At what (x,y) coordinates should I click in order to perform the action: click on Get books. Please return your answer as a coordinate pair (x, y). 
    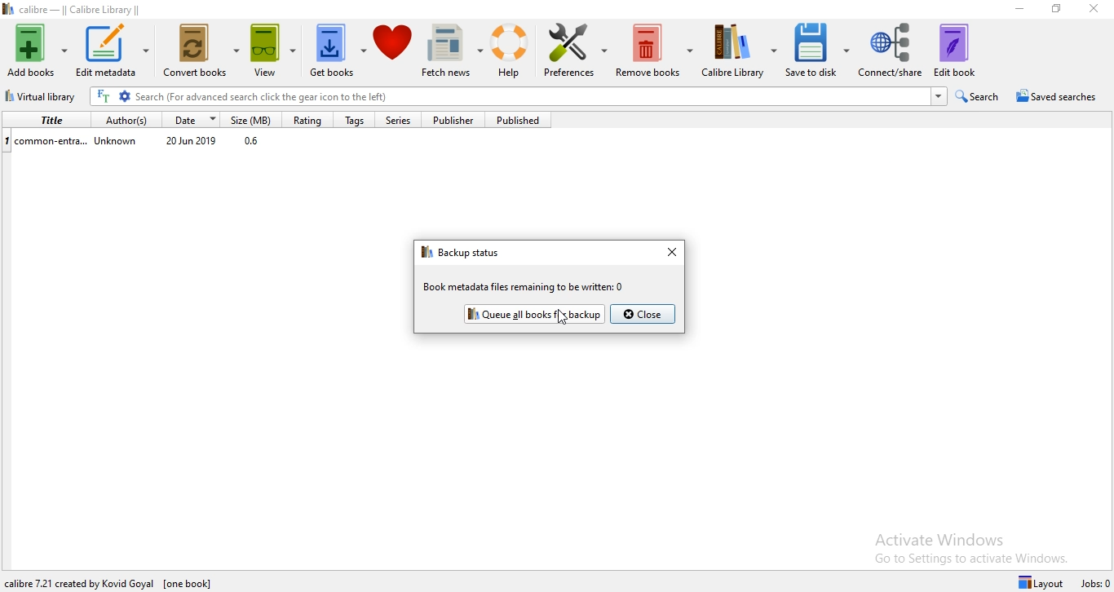
    Looking at the image, I should click on (338, 53).